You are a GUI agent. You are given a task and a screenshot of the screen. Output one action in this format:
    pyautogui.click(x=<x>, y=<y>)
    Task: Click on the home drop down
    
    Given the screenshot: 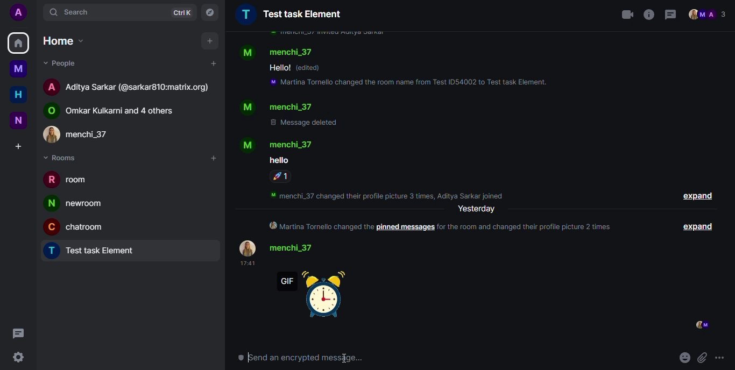 What is the action you would take?
    pyautogui.click(x=66, y=41)
    